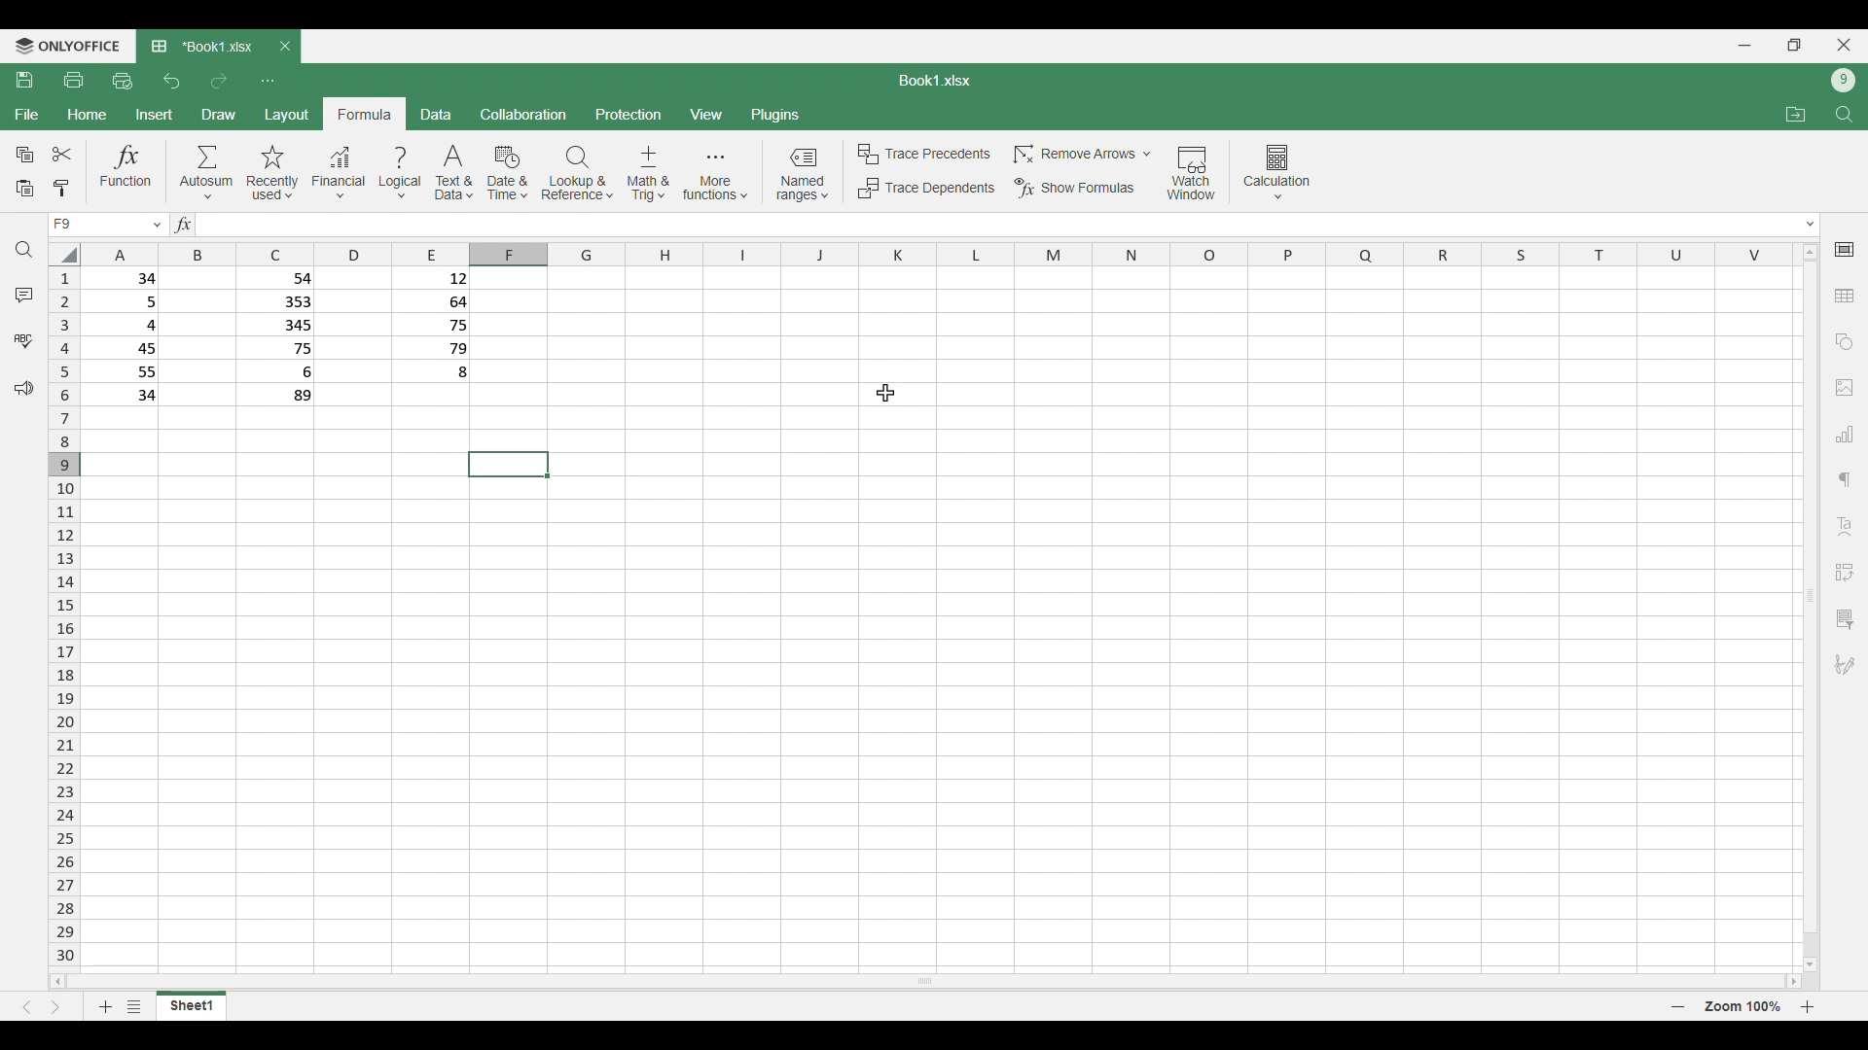 The height and width of the screenshot is (1050, 1868). What do you see at coordinates (66, 47) in the screenshot?
I see `Software logo and name` at bounding box center [66, 47].